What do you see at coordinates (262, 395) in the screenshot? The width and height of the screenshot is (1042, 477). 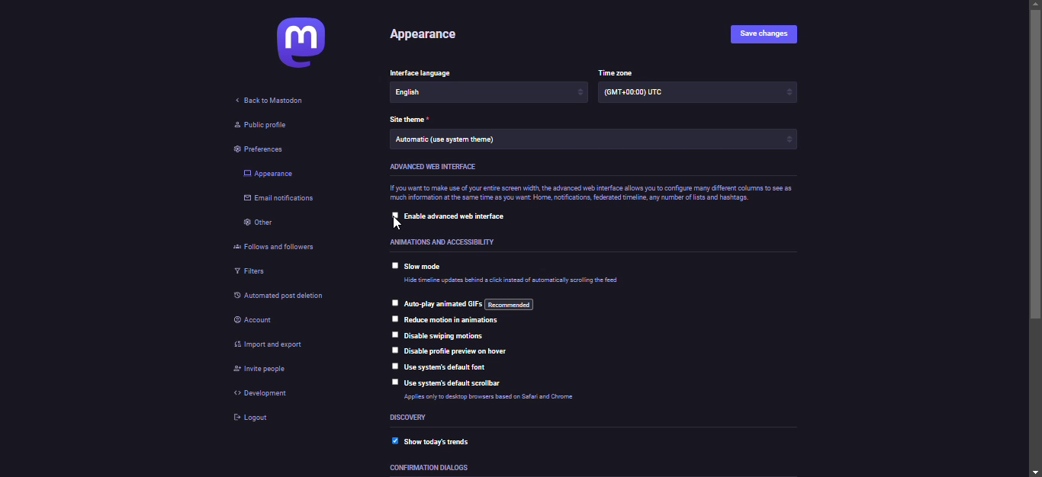 I see `development` at bounding box center [262, 395].